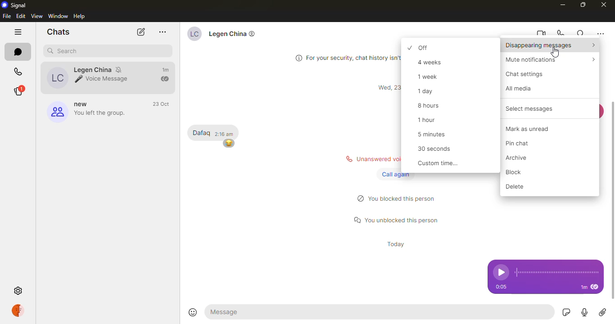  What do you see at coordinates (518, 186) in the screenshot?
I see `delete` at bounding box center [518, 186].